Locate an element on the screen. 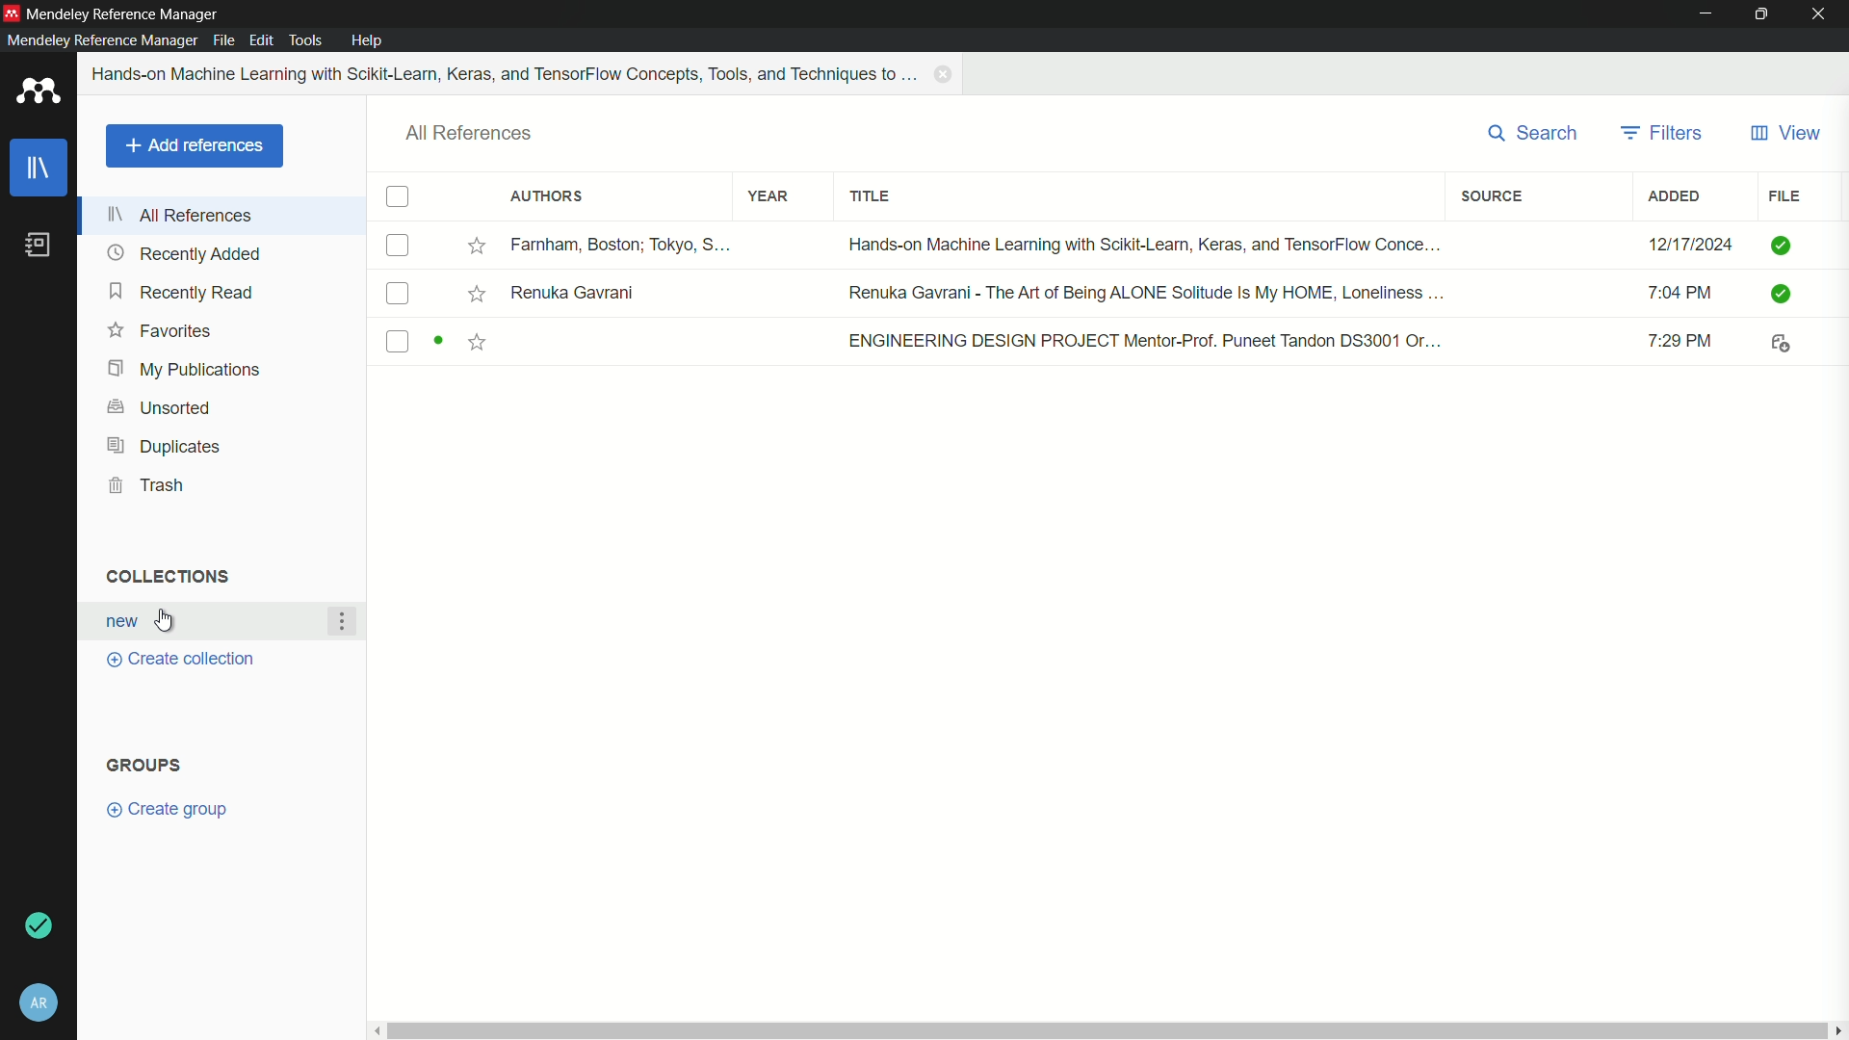  favorites is located at coordinates (160, 330).